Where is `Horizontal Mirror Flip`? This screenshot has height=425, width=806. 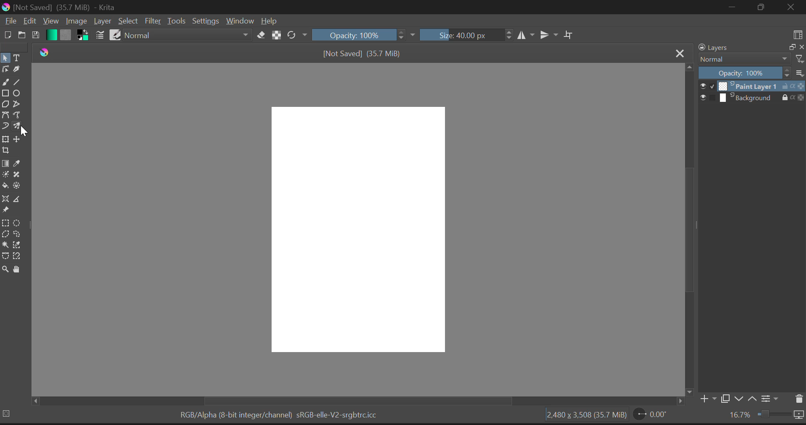
Horizontal Mirror Flip is located at coordinates (550, 35).